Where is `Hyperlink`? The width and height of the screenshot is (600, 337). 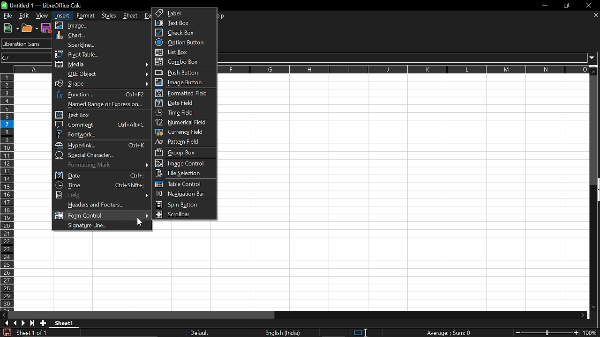
Hyperlink is located at coordinates (101, 146).